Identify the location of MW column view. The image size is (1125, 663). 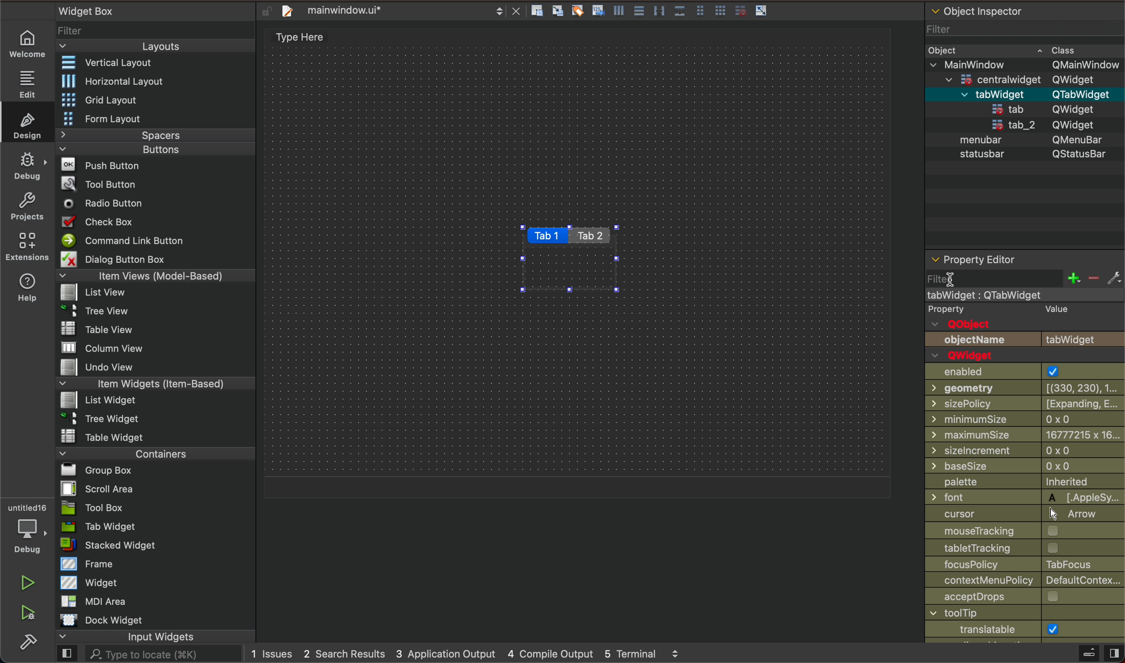
(93, 347).